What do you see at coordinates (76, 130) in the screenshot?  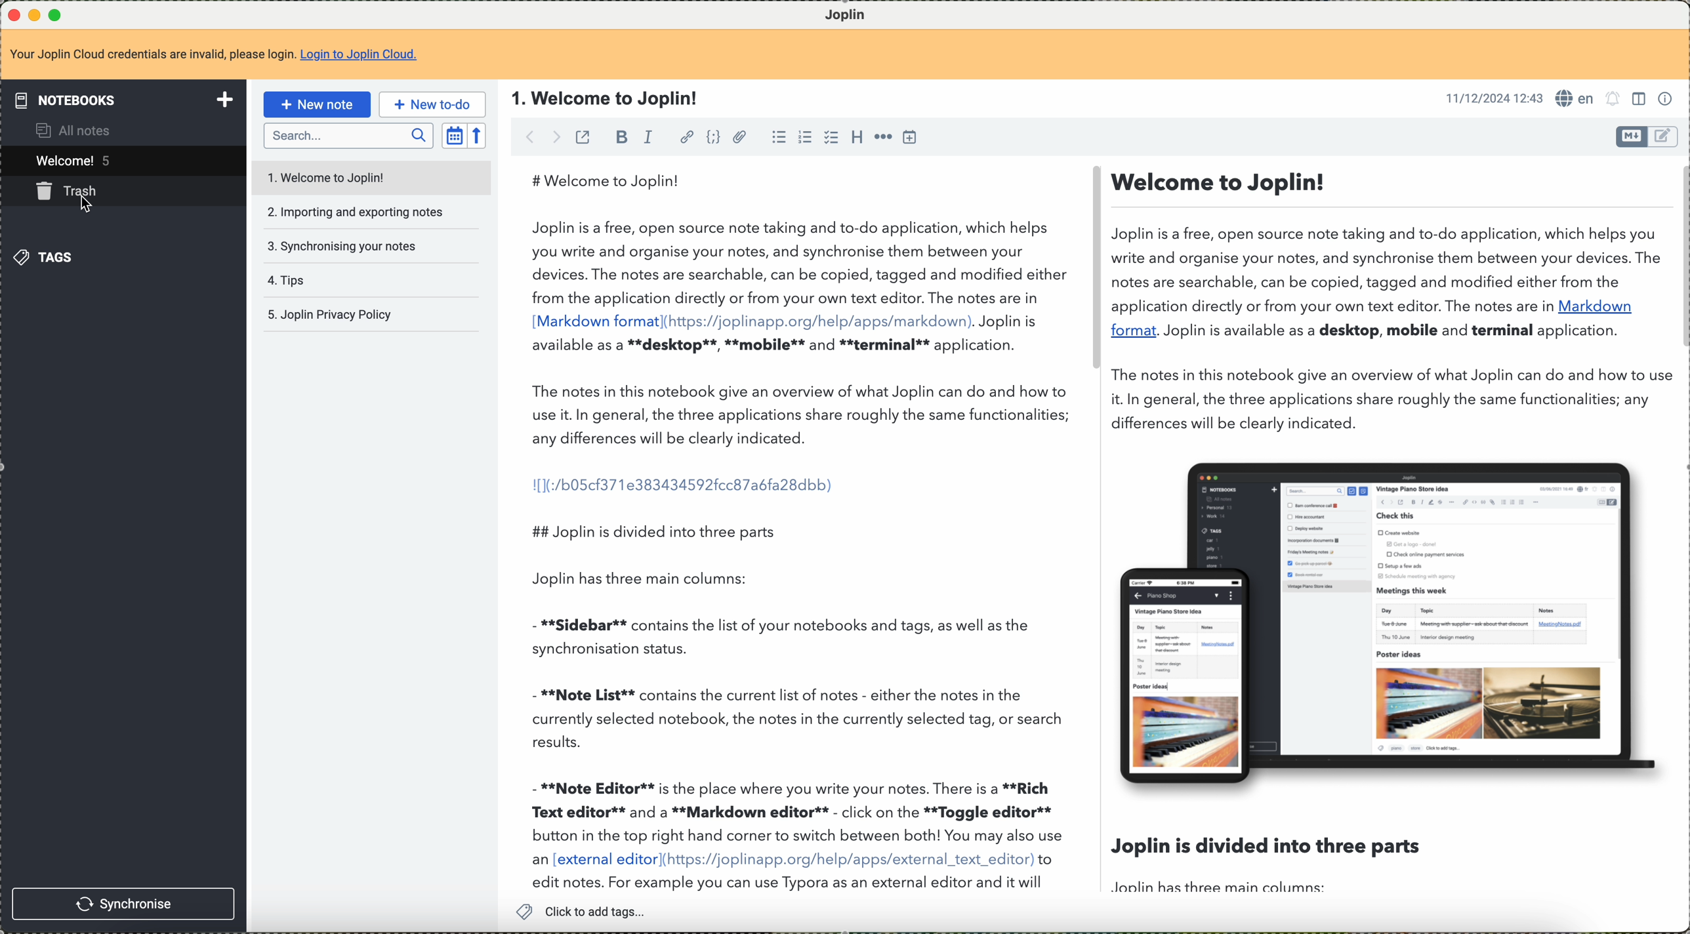 I see `all notes` at bounding box center [76, 130].